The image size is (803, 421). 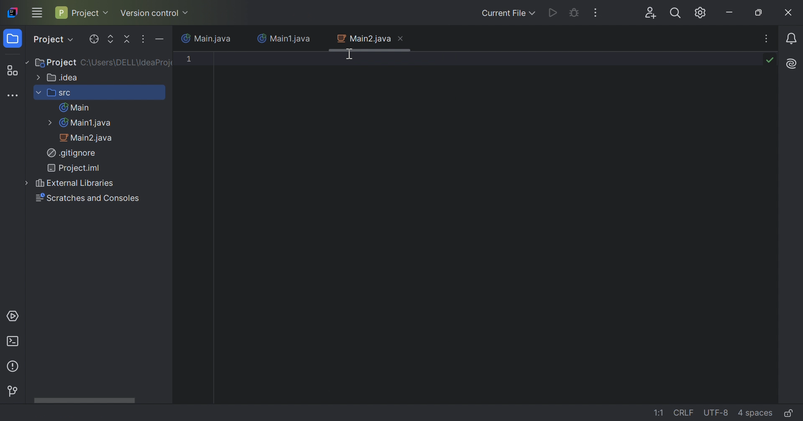 What do you see at coordinates (660, 413) in the screenshot?
I see `1:1` at bounding box center [660, 413].